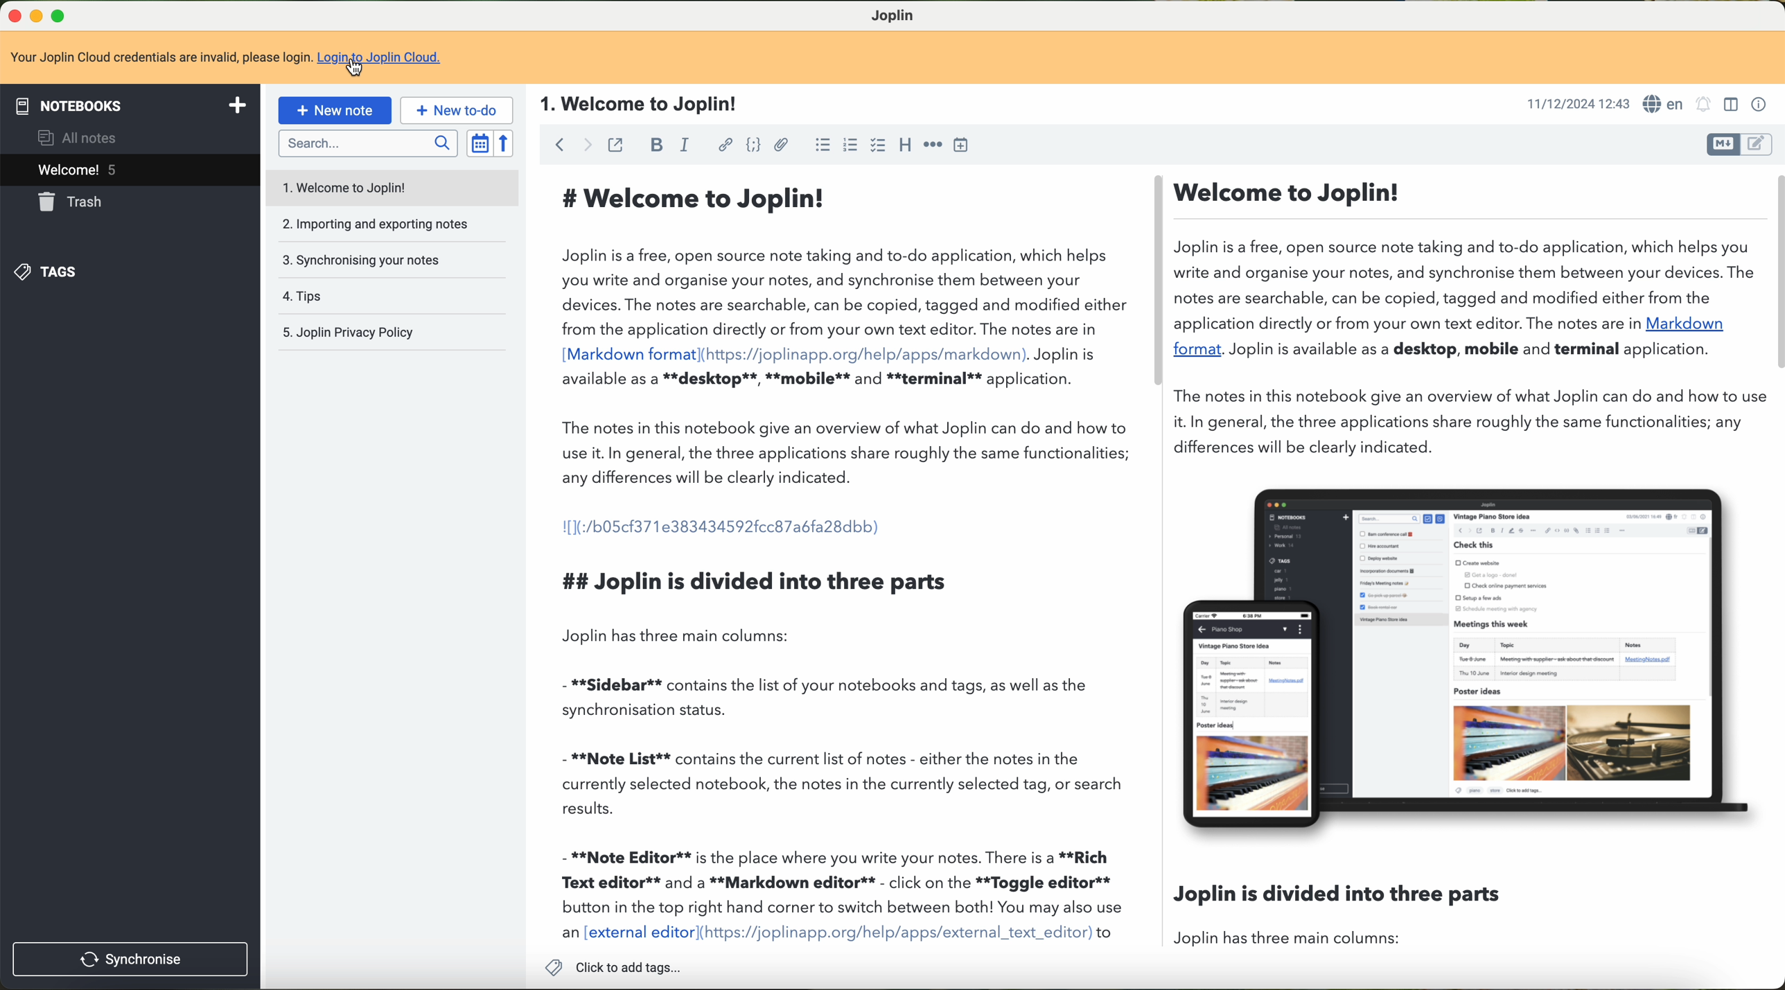 The height and width of the screenshot is (990, 1785). What do you see at coordinates (225, 58) in the screenshot?
I see `click on login joplin cloud` at bounding box center [225, 58].